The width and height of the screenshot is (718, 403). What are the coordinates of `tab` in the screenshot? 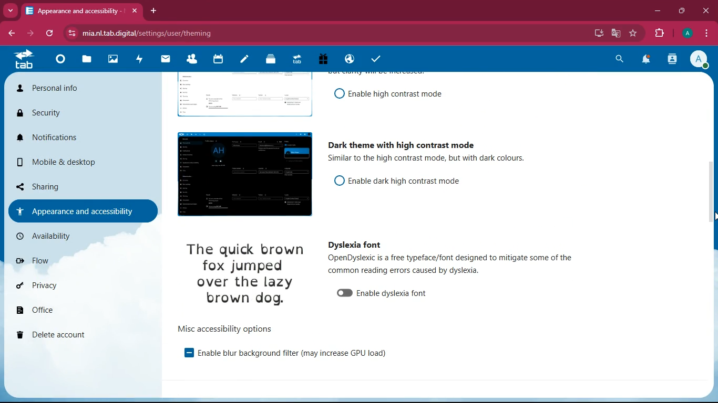 It's located at (74, 10).